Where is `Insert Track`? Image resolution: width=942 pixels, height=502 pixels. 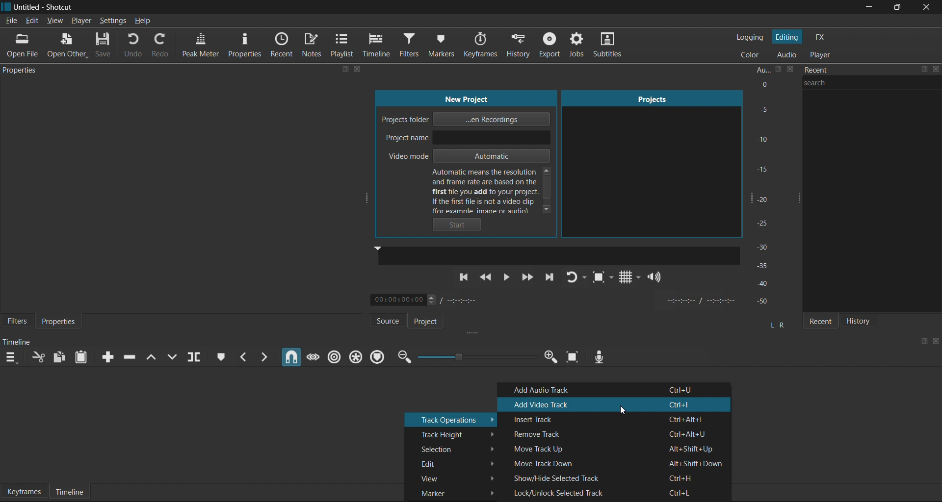 Insert Track is located at coordinates (615, 419).